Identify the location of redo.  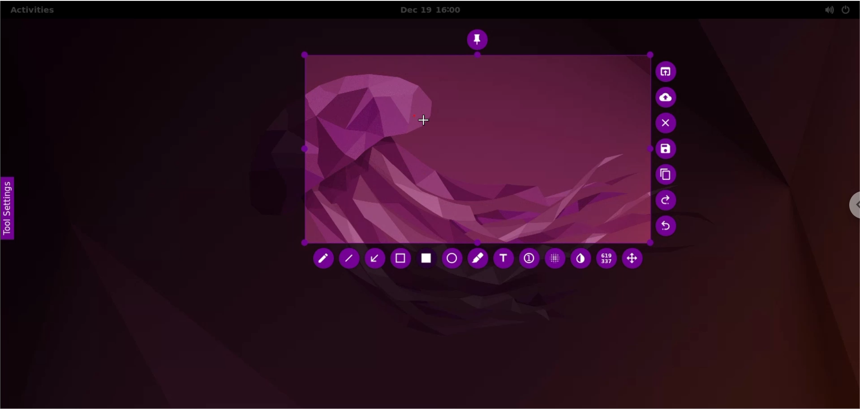
(666, 201).